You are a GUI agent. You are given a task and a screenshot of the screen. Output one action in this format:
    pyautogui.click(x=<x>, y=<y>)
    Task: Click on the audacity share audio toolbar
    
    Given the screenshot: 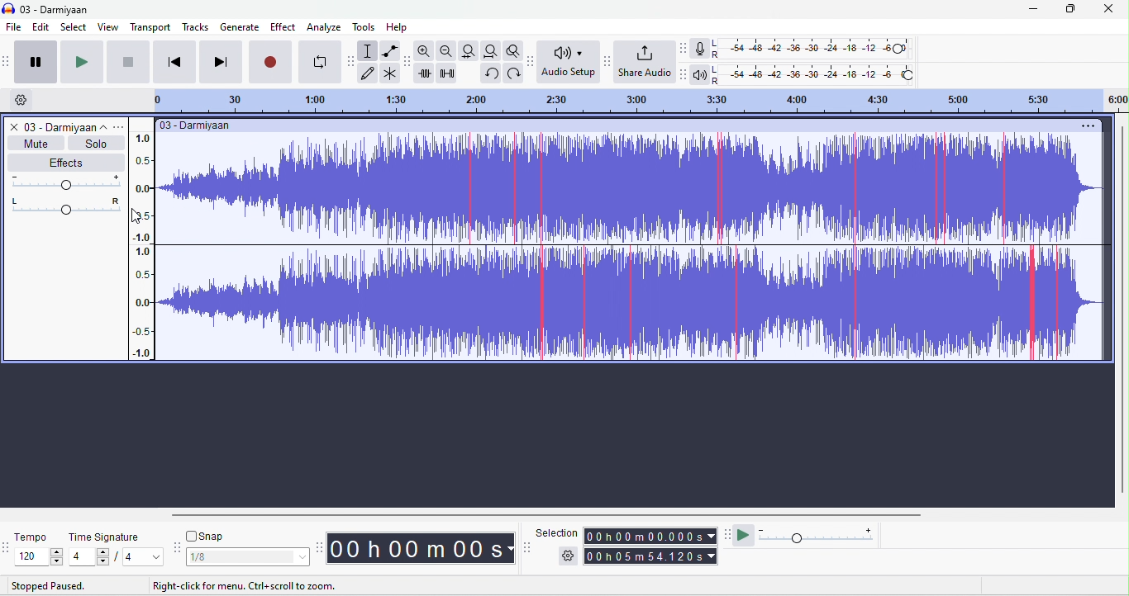 What is the action you would take?
    pyautogui.click(x=607, y=60)
    